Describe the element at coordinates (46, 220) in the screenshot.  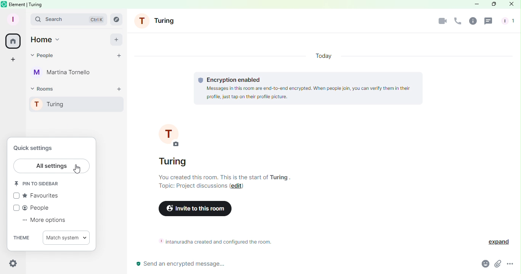
I see `More options` at that location.